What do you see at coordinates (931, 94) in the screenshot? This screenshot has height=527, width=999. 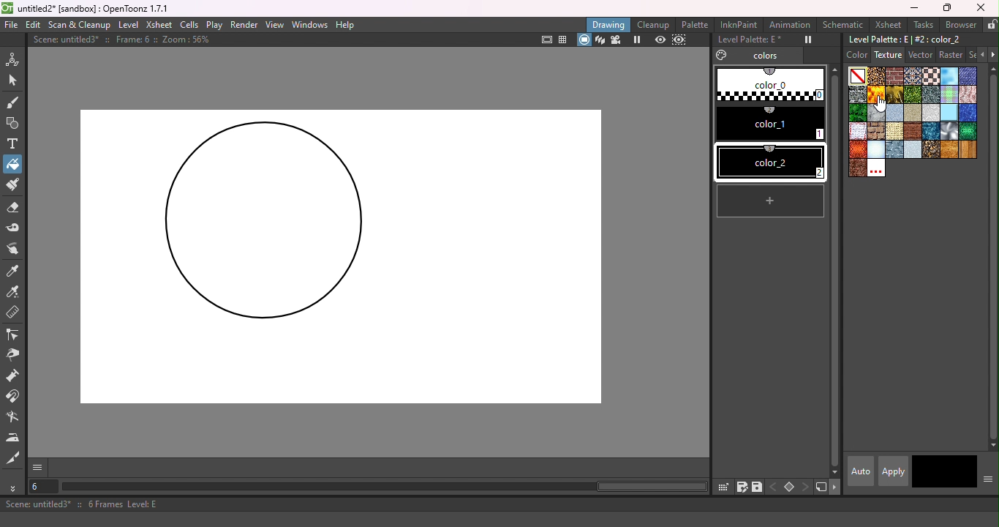 I see `Ironware.bmp` at bounding box center [931, 94].